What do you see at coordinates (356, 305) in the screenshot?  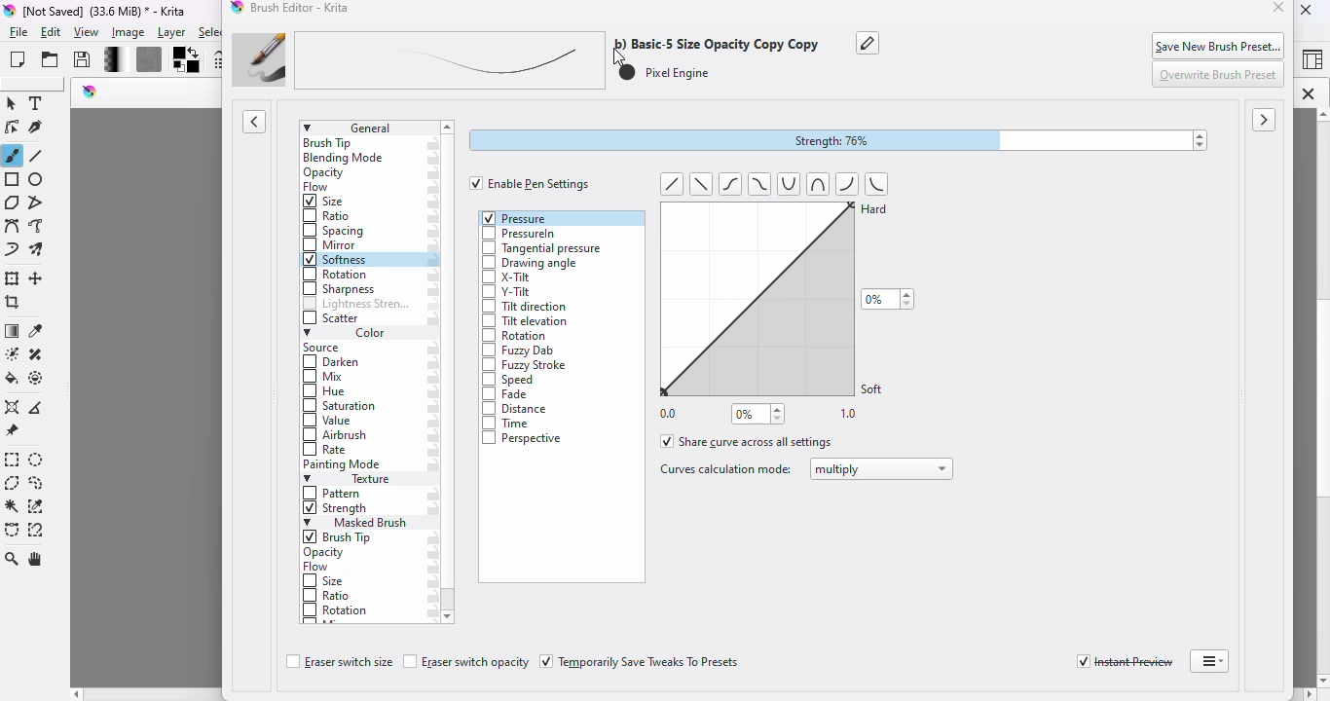 I see `lightness strength` at bounding box center [356, 305].